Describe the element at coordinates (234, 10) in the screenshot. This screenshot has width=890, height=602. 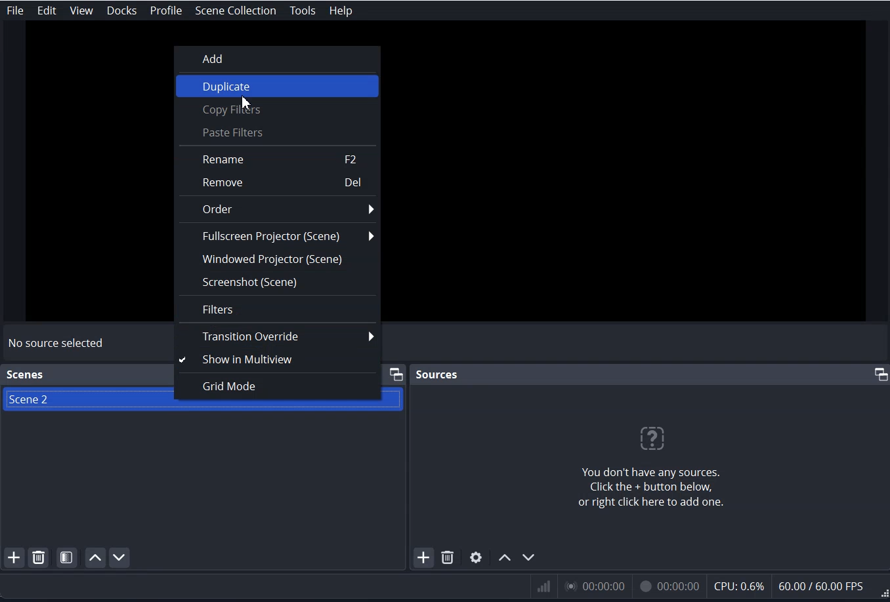
I see `Scene Collection` at that location.